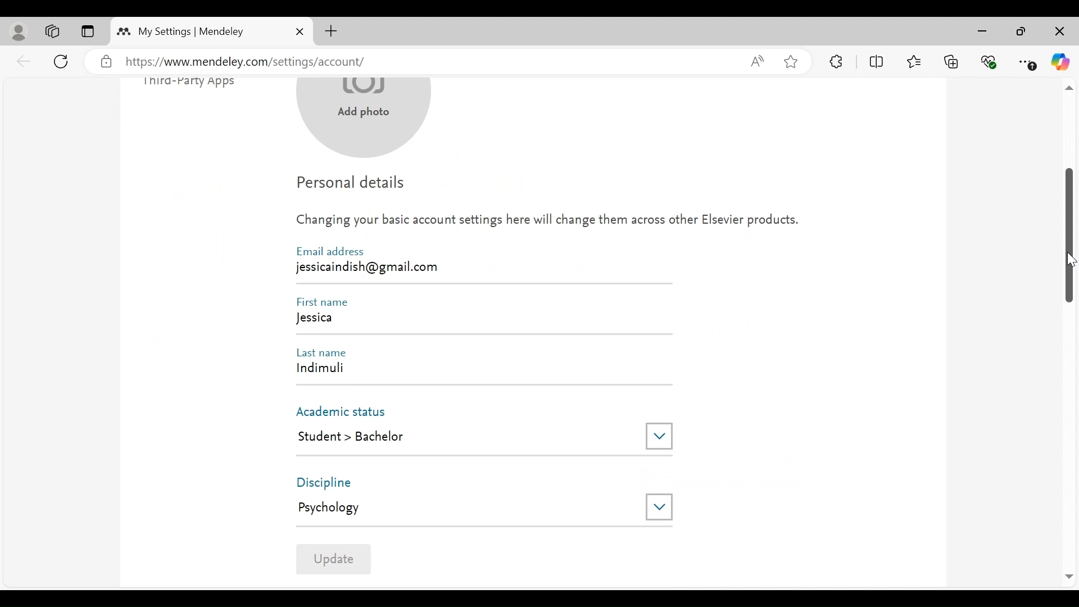  I want to click on Drop down, so click(659, 506).